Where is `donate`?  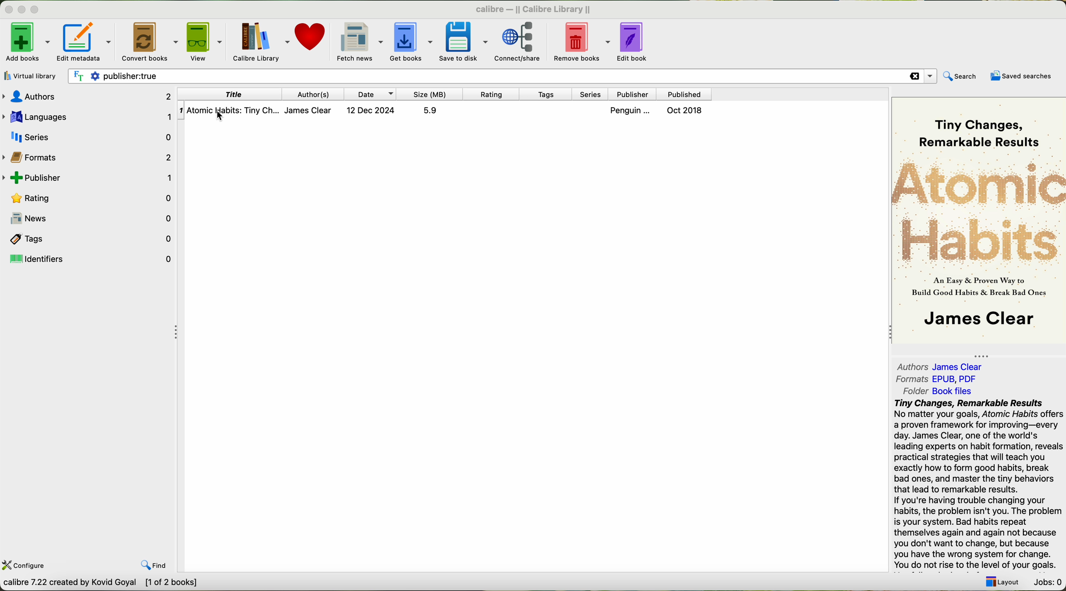 donate is located at coordinates (312, 36).